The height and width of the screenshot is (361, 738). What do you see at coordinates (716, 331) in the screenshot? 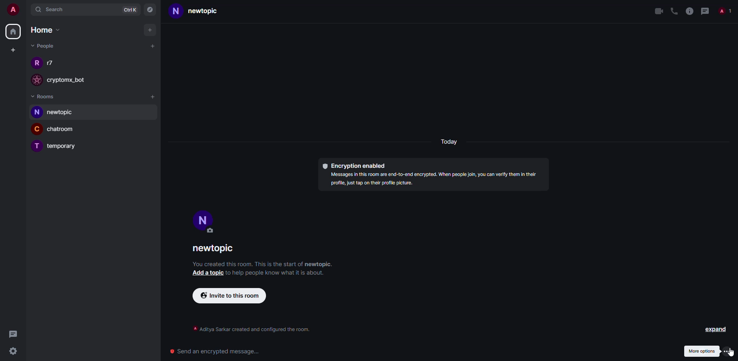
I see `expand` at bounding box center [716, 331].